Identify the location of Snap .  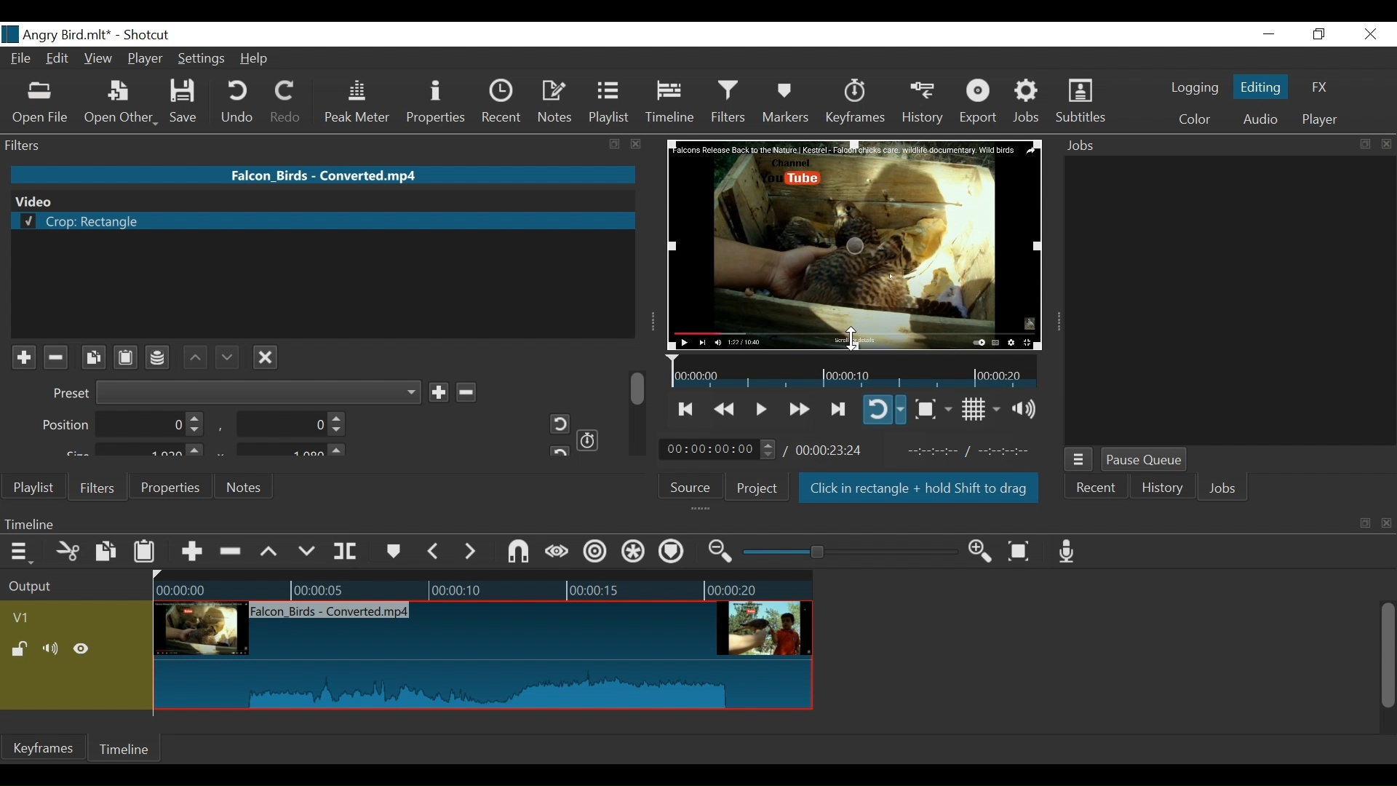
(518, 553).